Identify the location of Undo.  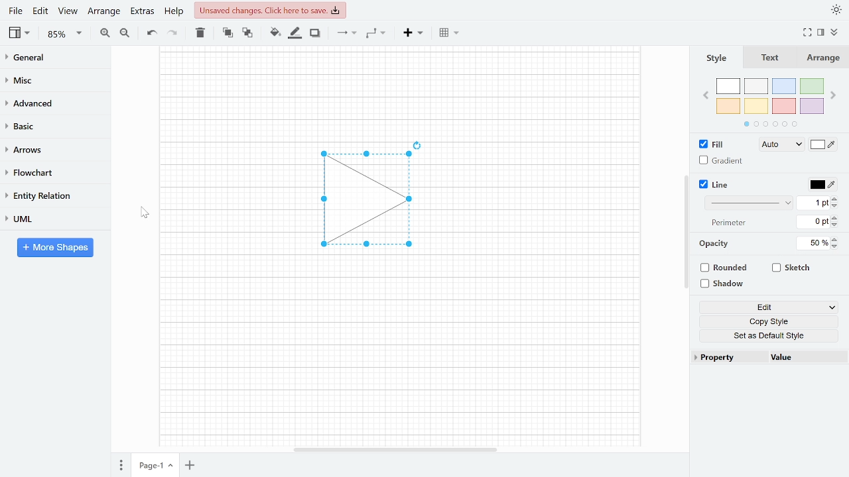
(151, 33).